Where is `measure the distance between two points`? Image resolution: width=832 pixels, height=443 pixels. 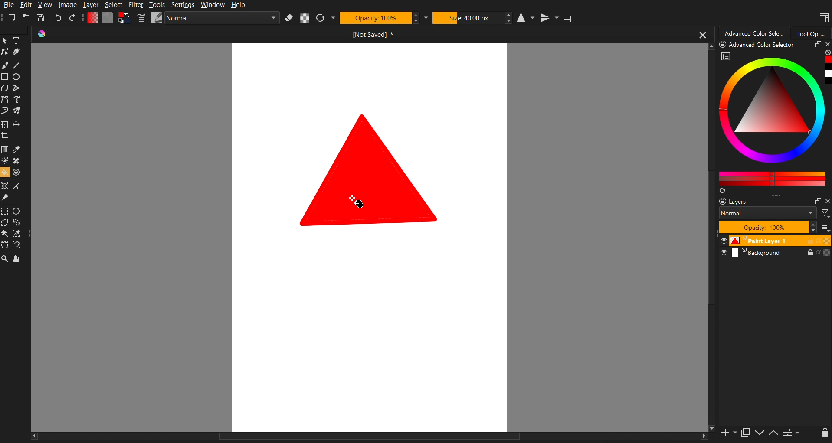
measure the distance between two points is located at coordinates (19, 186).